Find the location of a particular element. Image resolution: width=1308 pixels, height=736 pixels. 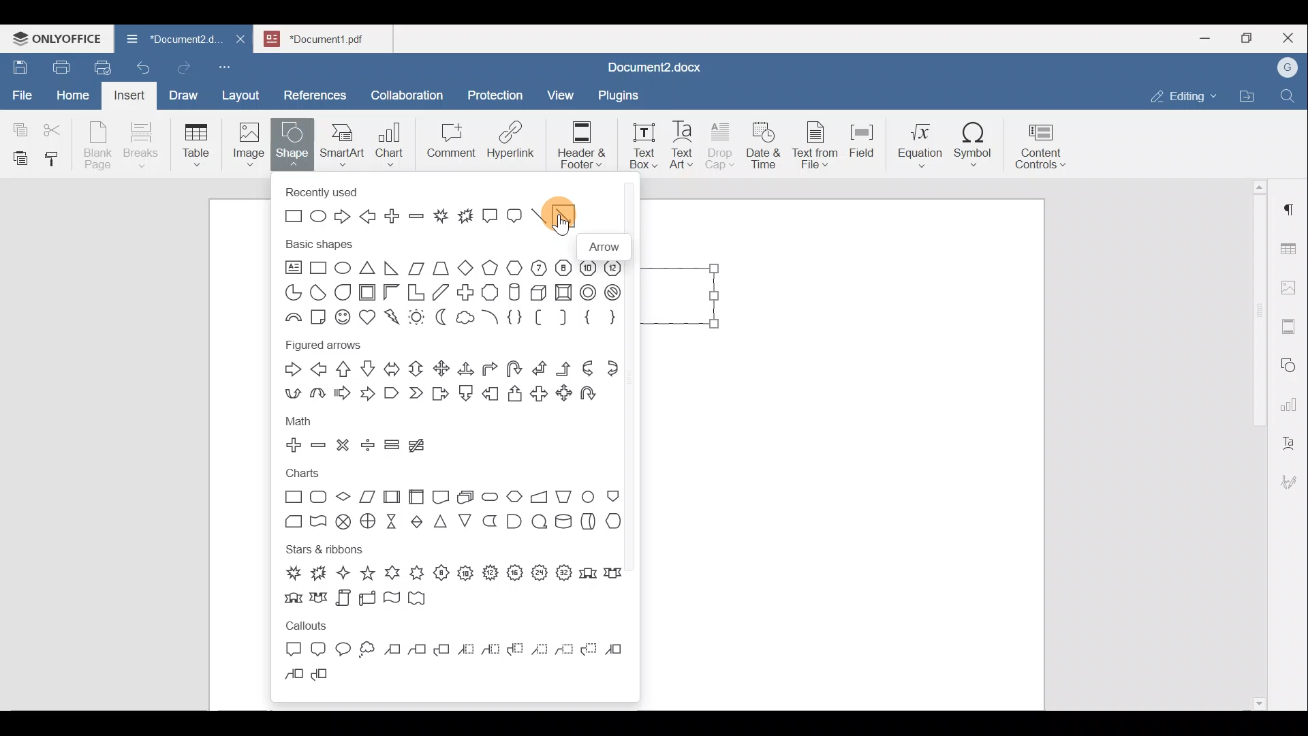

ONLYOFFICE is located at coordinates (58, 37).